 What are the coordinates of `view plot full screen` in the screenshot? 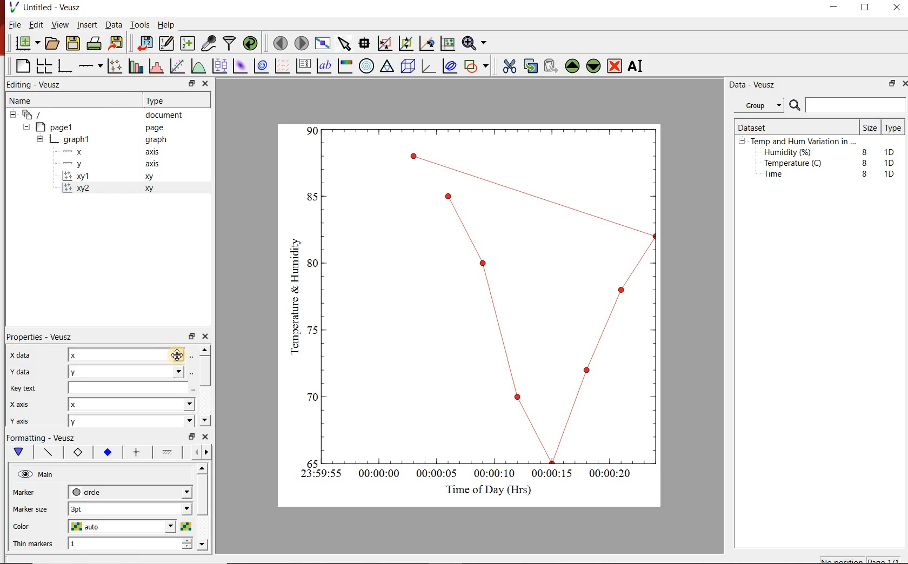 It's located at (323, 44).